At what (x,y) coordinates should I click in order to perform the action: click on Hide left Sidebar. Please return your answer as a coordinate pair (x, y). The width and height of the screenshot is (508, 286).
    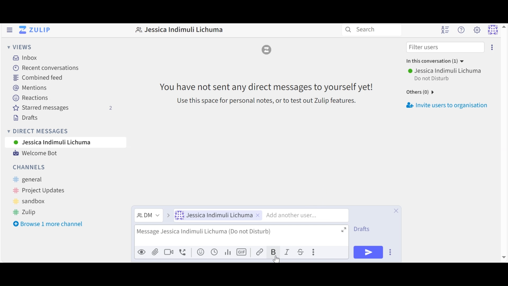
    Looking at the image, I should click on (9, 30).